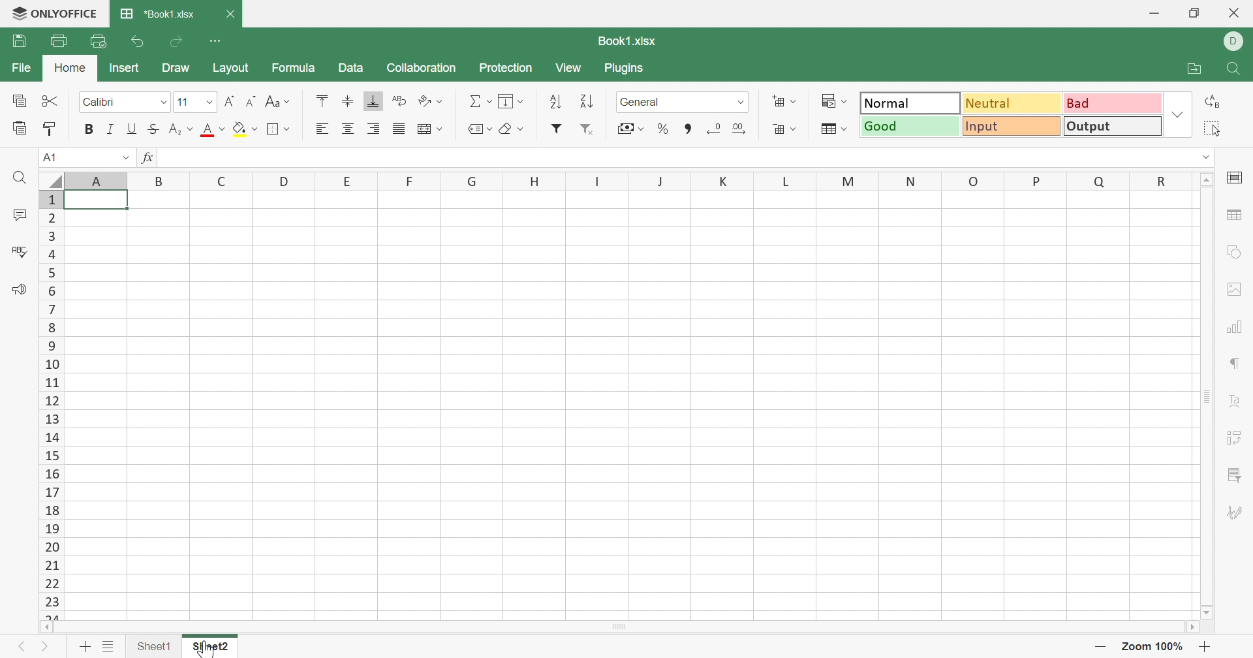 The height and width of the screenshot is (658, 1253). What do you see at coordinates (489, 102) in the screenshot?
I see `Drop Down` at bounding box center [489, 102].